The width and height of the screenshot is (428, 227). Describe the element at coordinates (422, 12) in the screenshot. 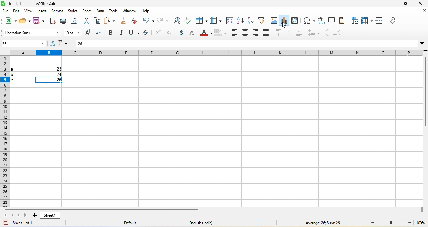

I see `close` at that location.